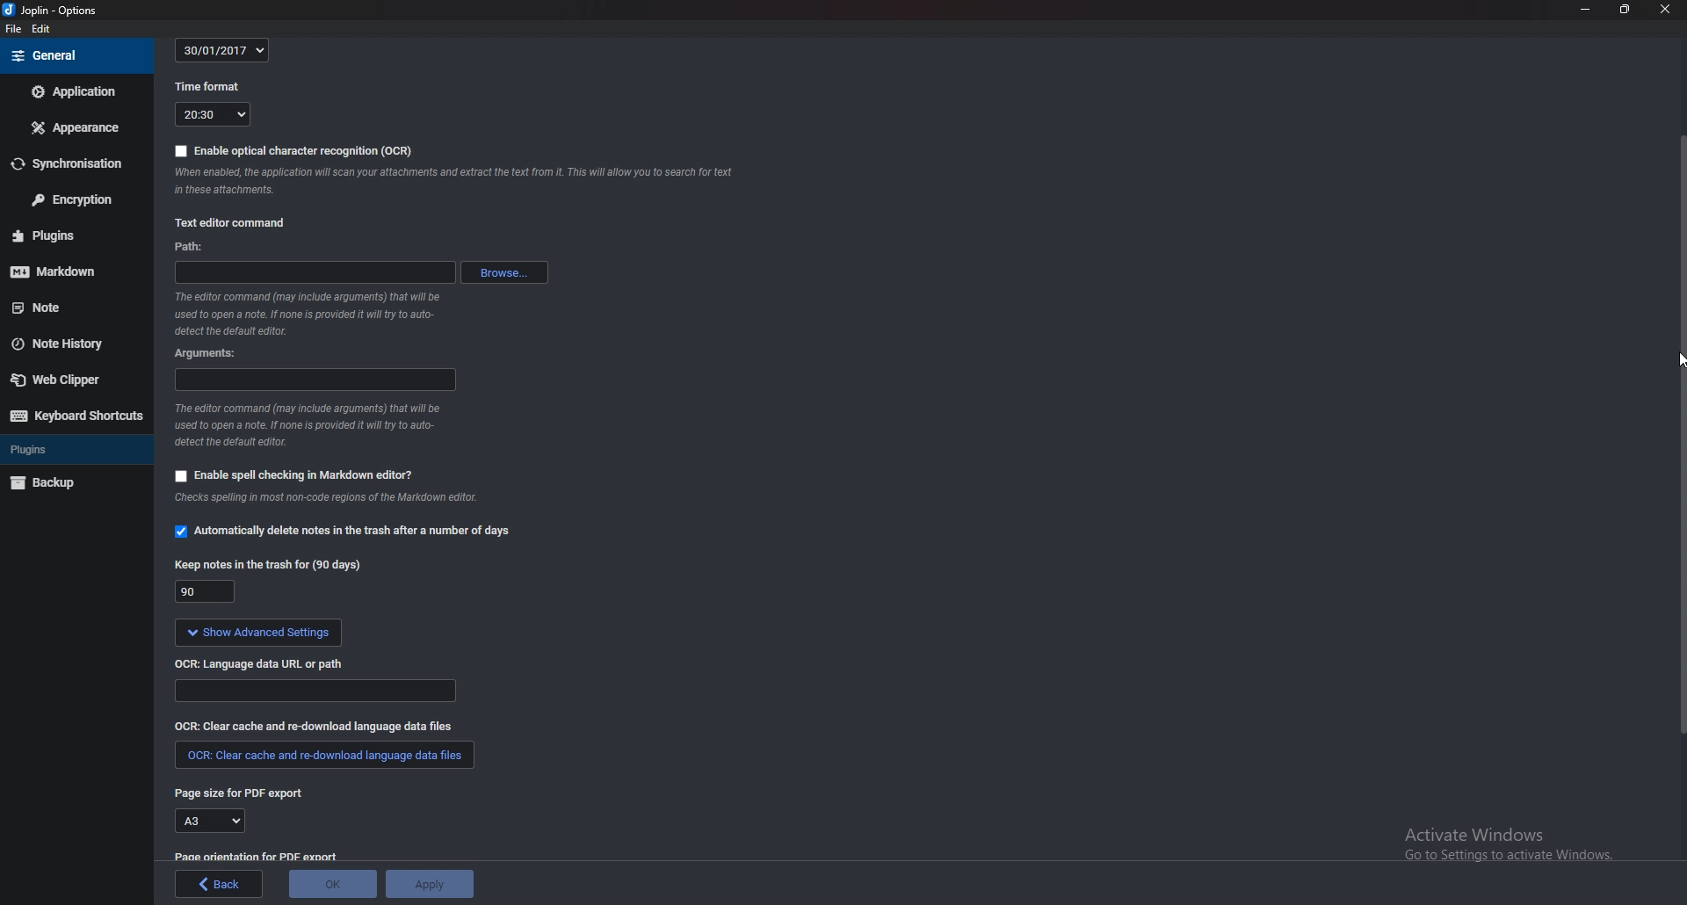 This screenshot has height=905, width=1687. Describe the element at coordinates (315, 271) in the screenshot. I see `path` at that location.